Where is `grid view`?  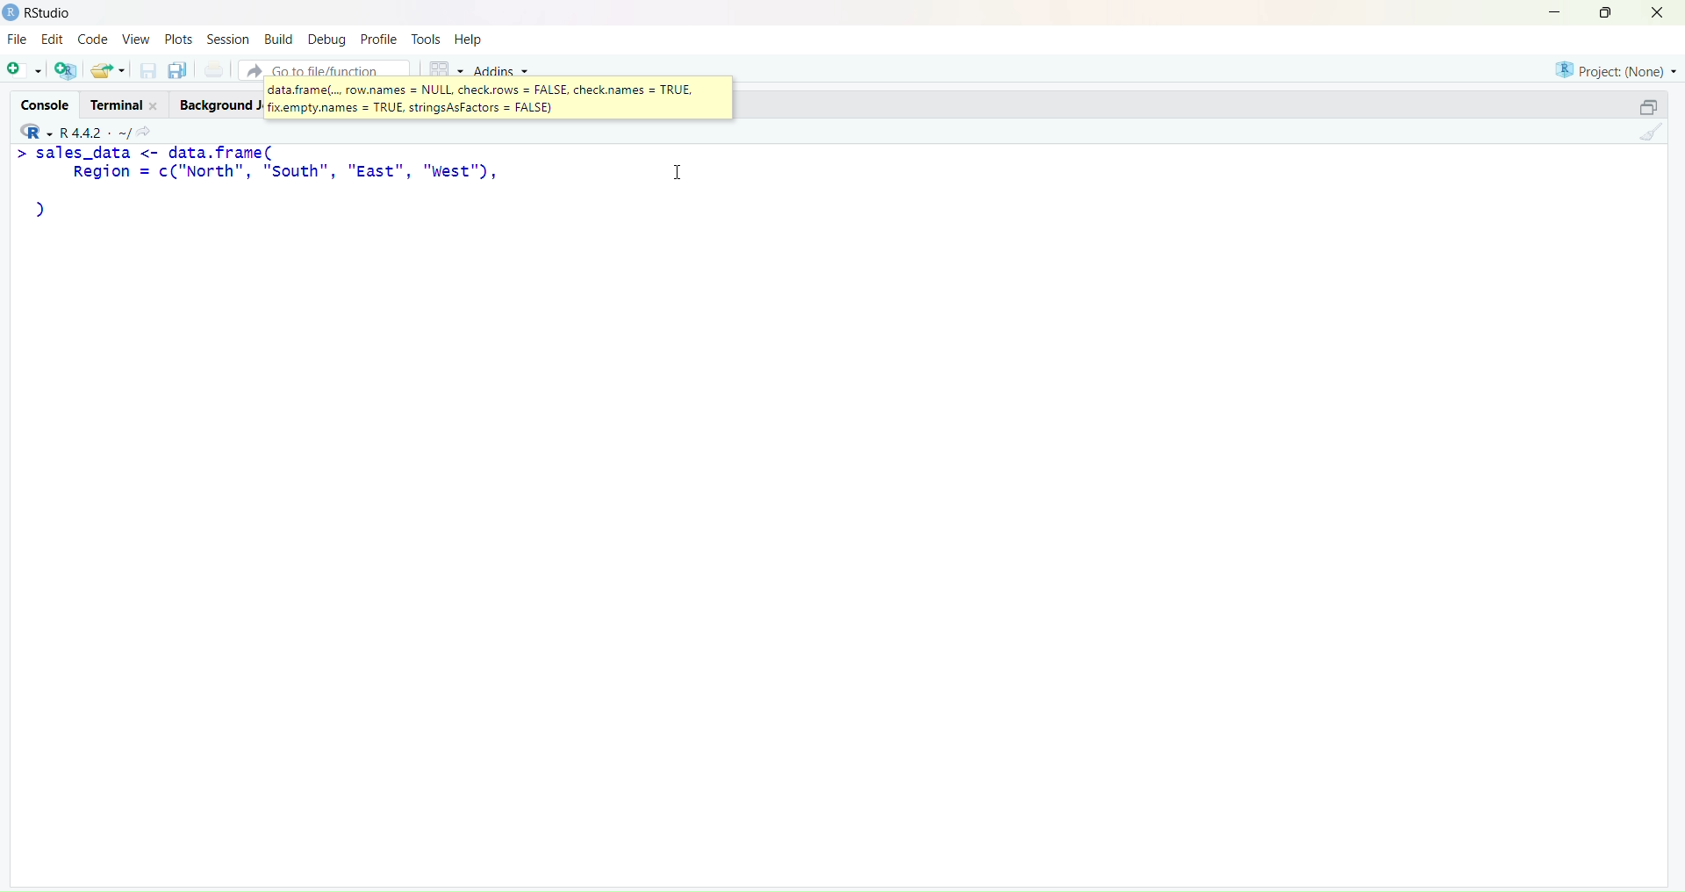
grid view is located at coordinates (441, 67).